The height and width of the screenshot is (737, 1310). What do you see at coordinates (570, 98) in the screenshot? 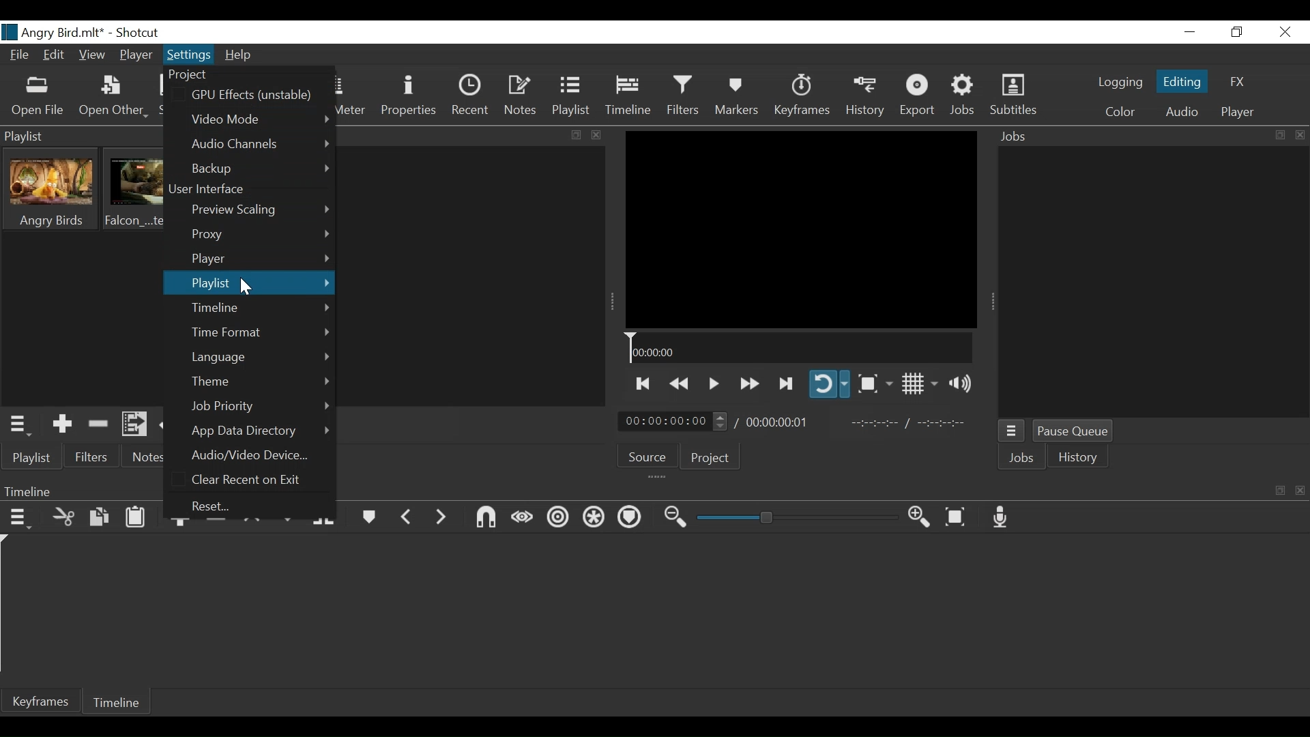
I see `Playlist` at bounding box center [570, 98].